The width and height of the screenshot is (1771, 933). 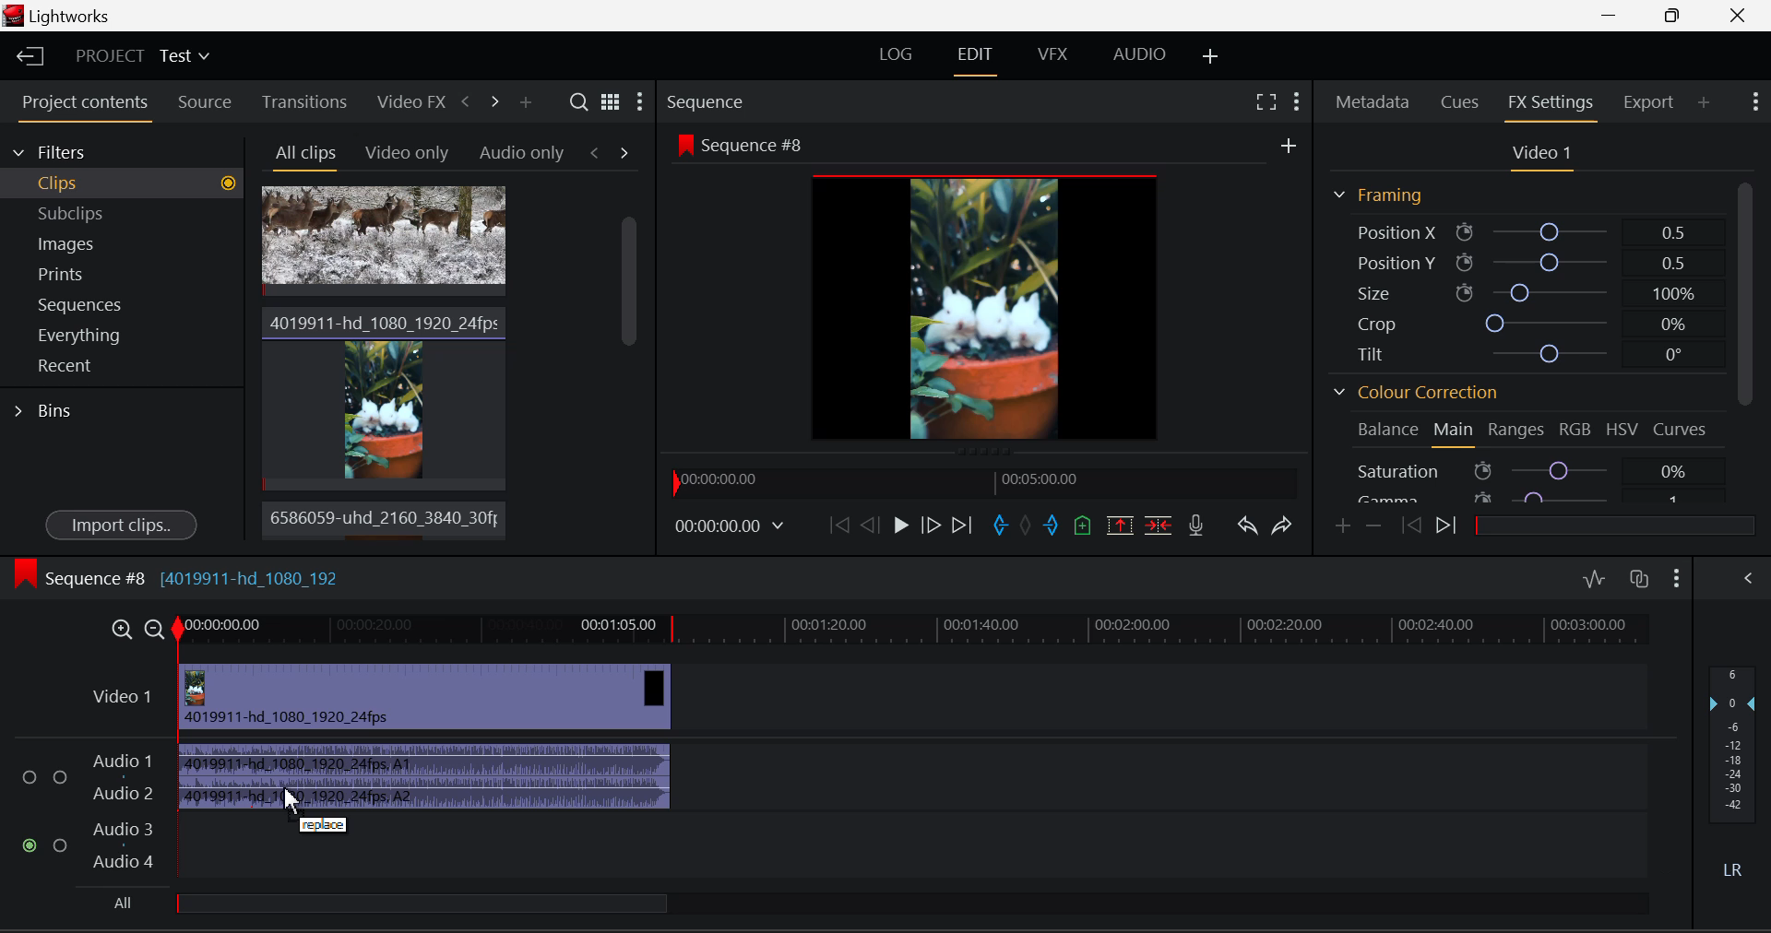 I want to click on All, so click(x=409, y=907).